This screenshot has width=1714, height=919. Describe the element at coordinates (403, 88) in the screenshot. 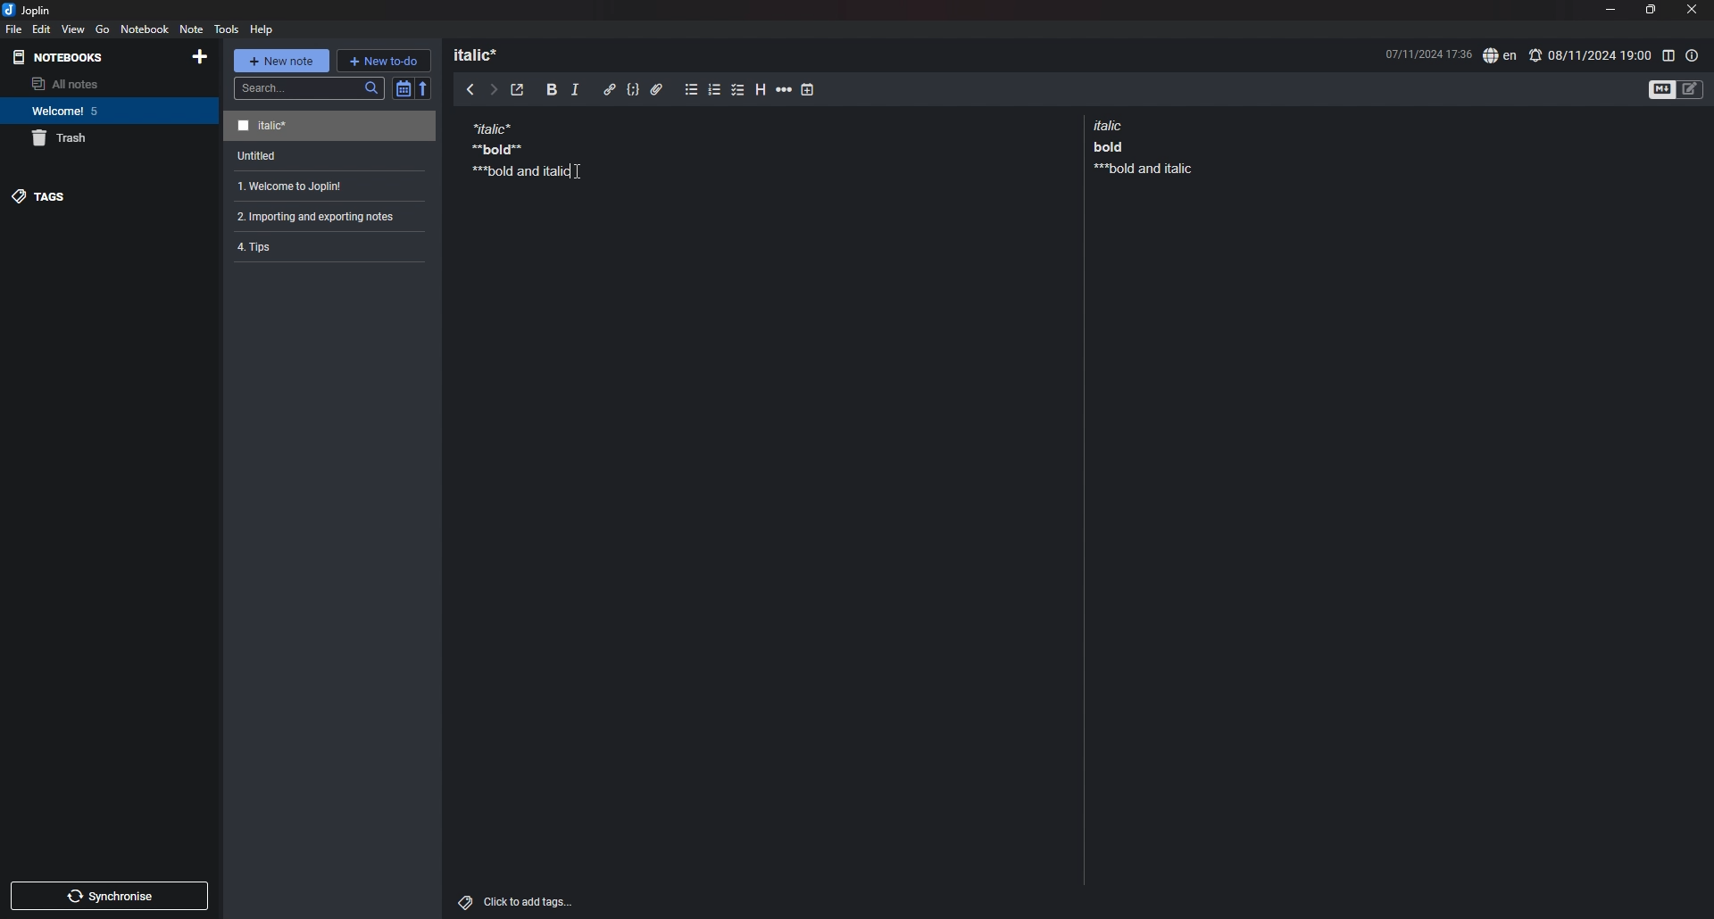

I see `toggle sort order` at that location.